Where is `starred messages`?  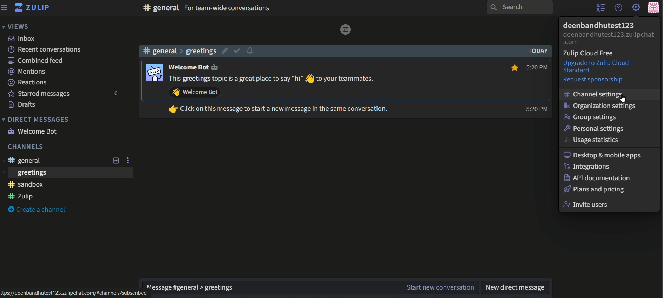 starred messages is located at coordinates (38, 94).